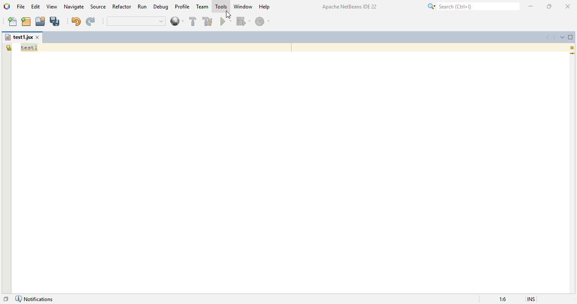  I want to click on save all, so click(55, 21).